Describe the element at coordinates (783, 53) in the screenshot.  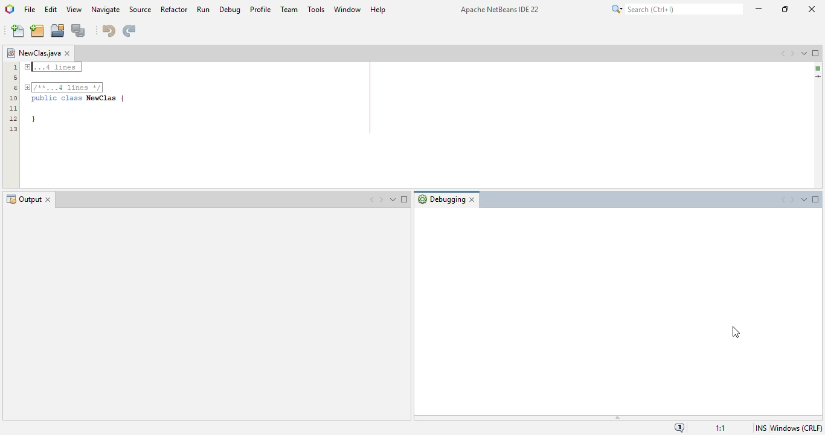
I see `scroll documents left` at that location.